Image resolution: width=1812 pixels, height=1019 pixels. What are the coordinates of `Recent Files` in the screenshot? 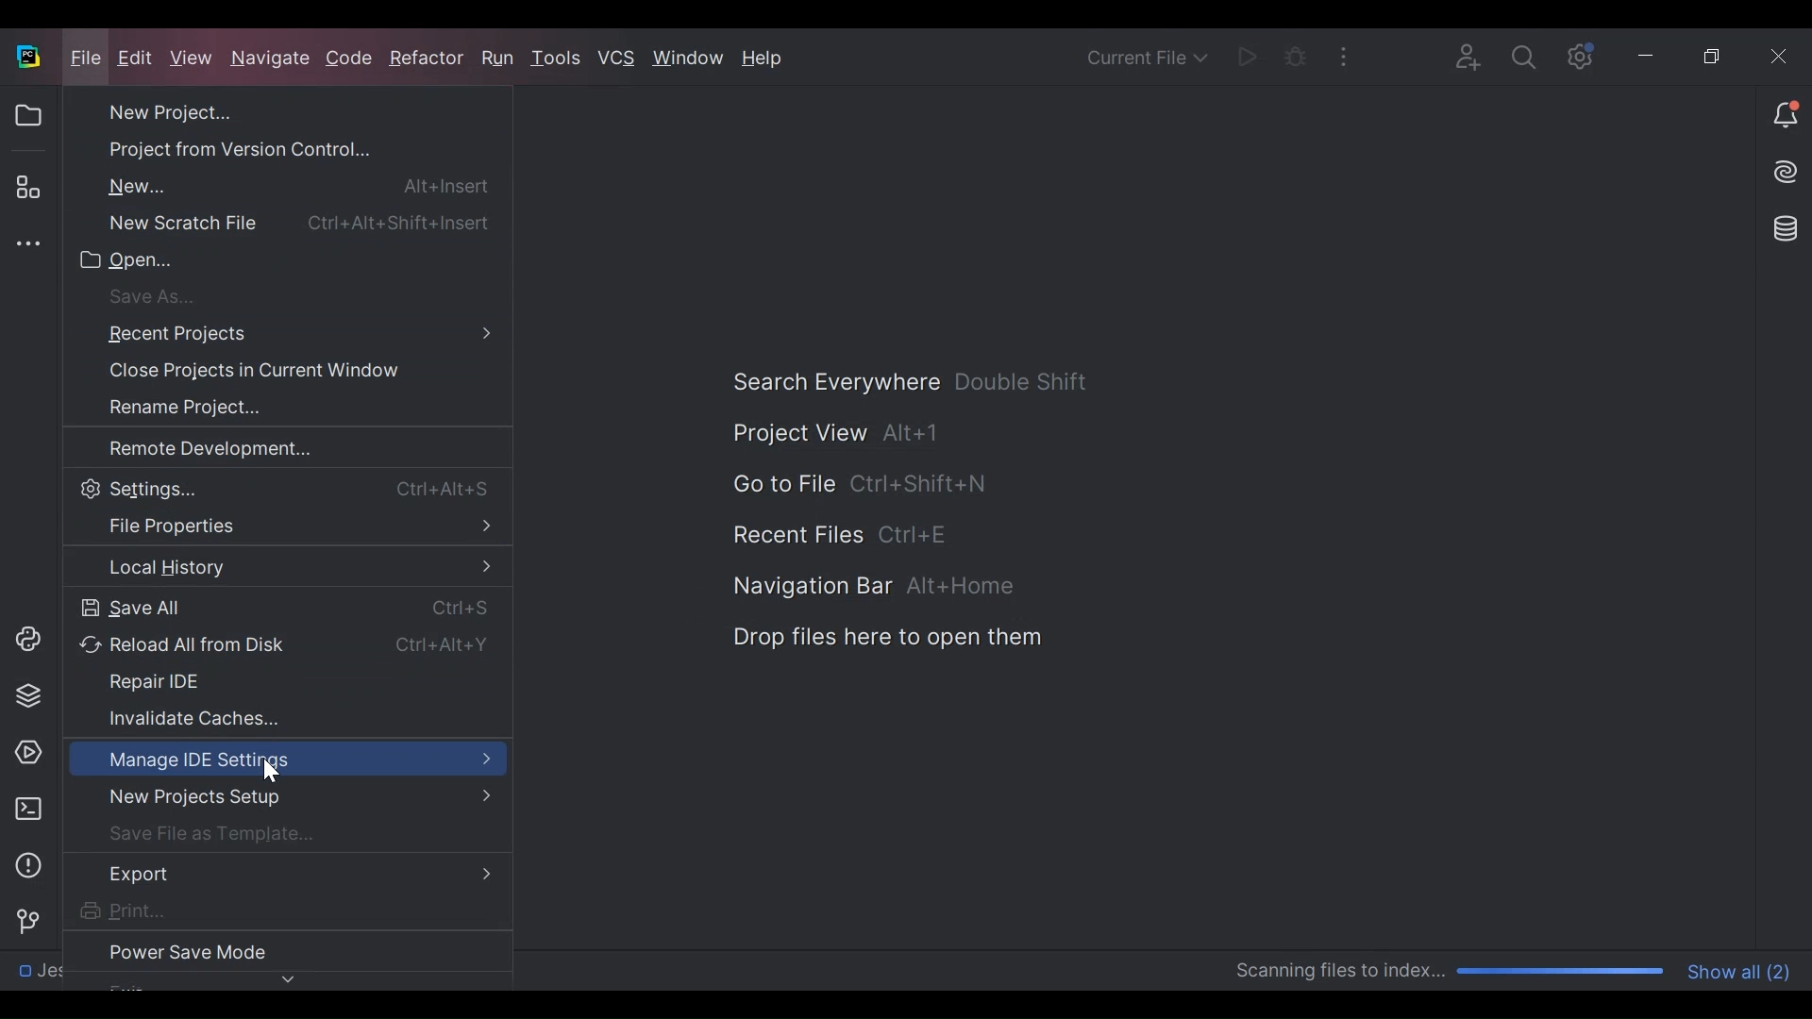 It's located at (842, 534).